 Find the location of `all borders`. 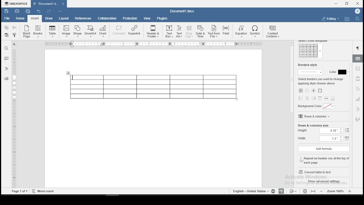

all borders is located at coordinates (300, 91).